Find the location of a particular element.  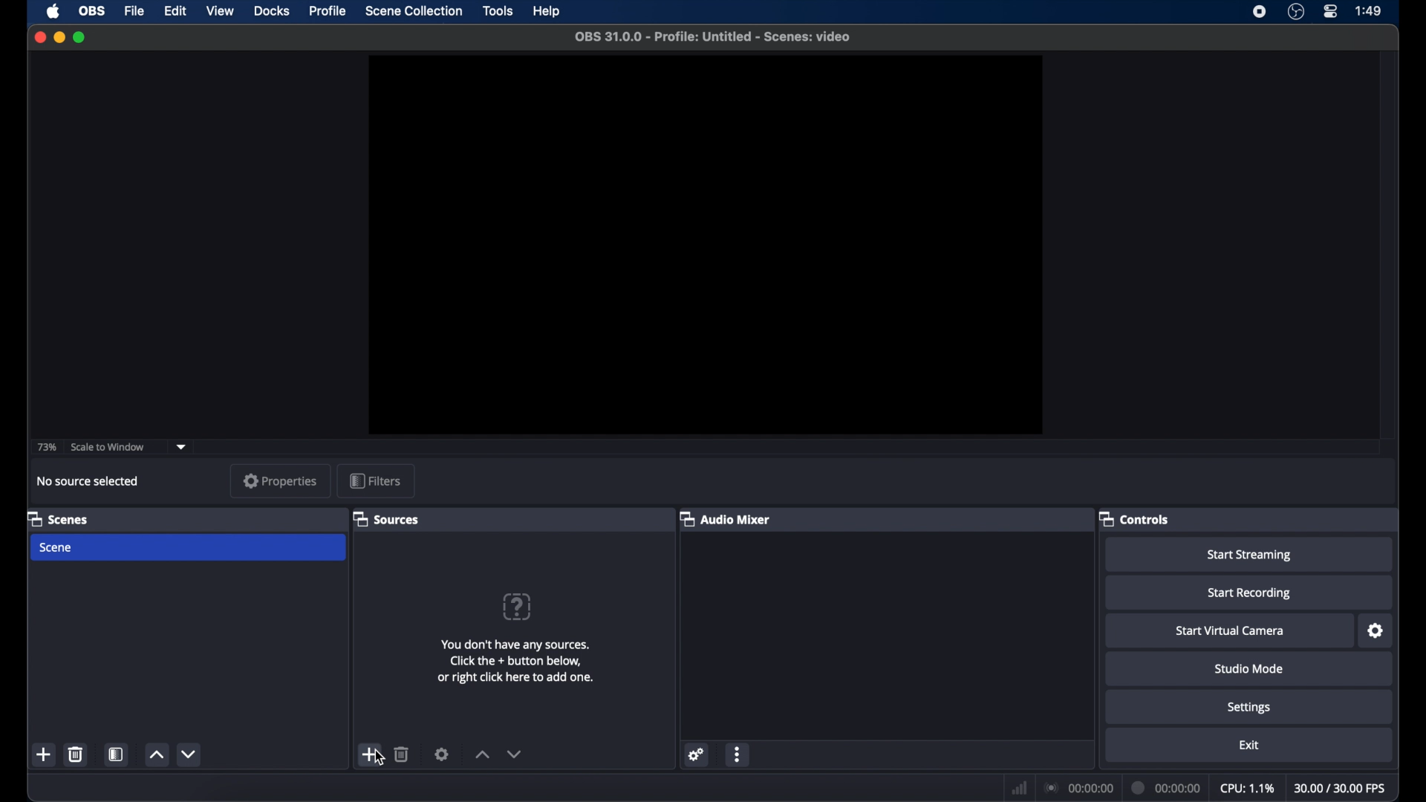

Cursor is located at coordinates (377, 758).